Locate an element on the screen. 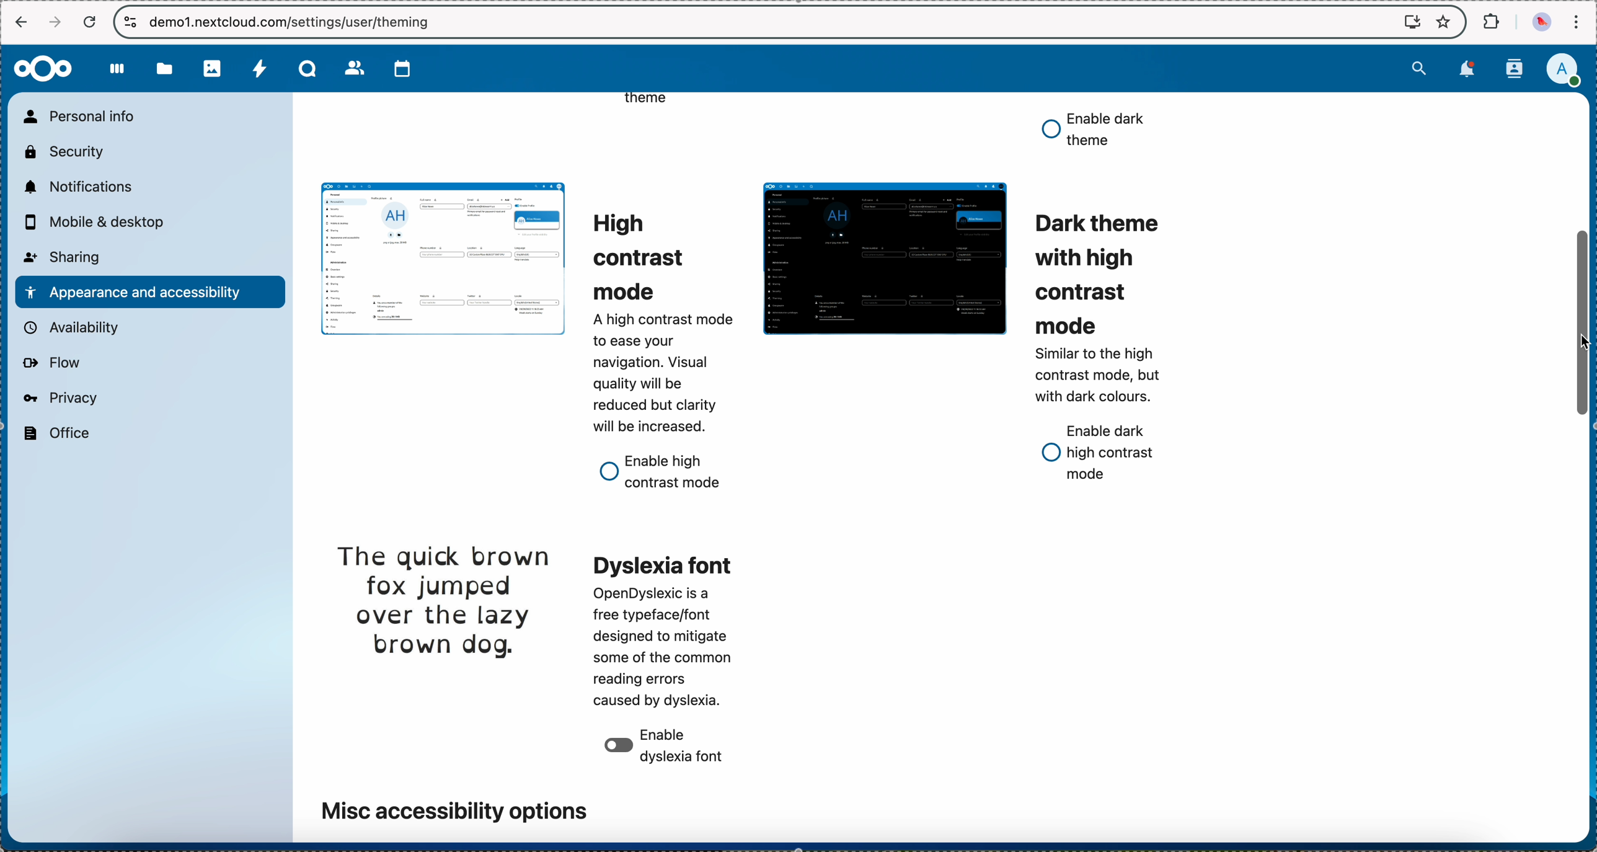 This screenshot has width=1597, height=852. disable dyslexia font option is located at coordinates (671, 749).